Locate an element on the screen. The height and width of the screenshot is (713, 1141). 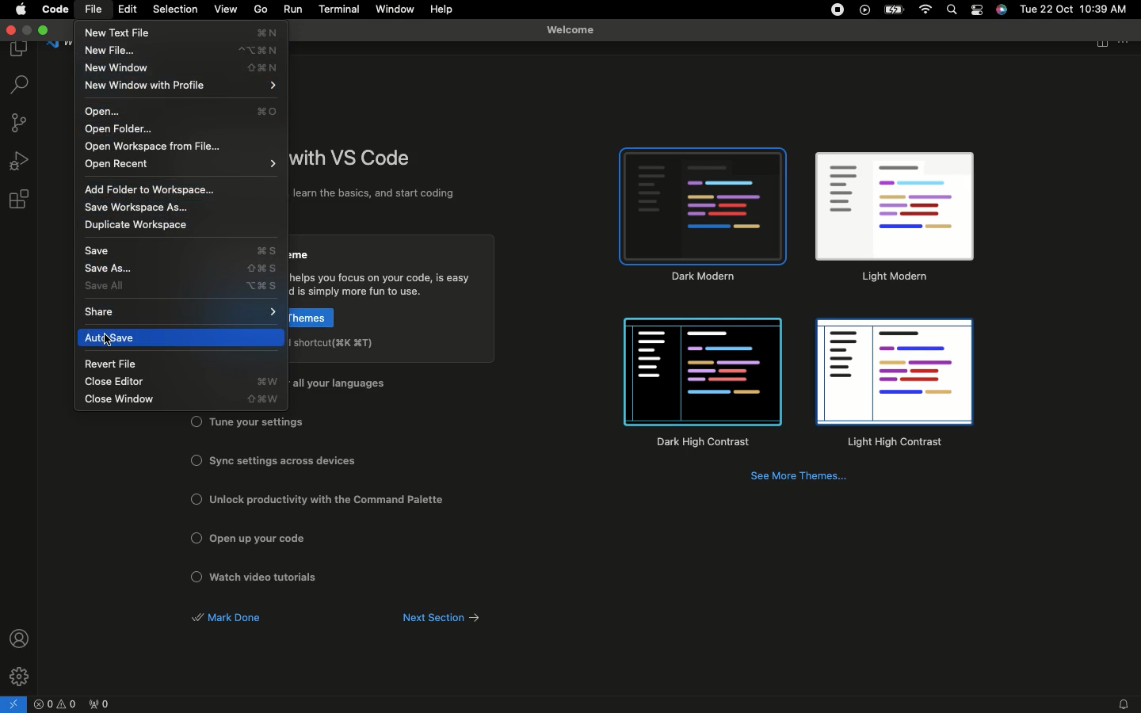
Manage is located at coordinates (21, 675).